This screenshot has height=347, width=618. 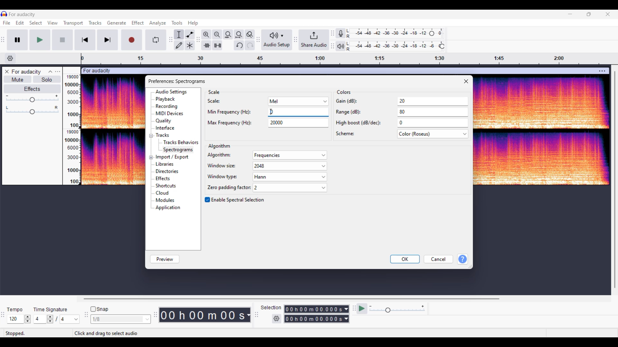 I want to click on Close interface, so click(x=608, y=14).